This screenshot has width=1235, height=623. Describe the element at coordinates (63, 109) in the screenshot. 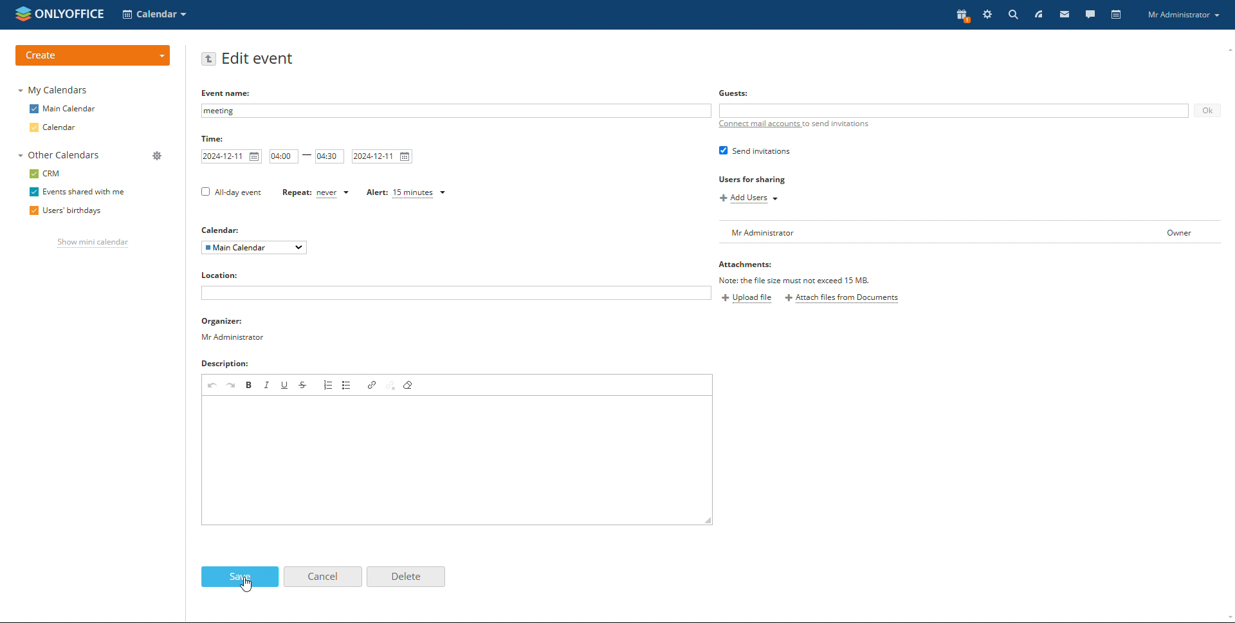

I see `main calendar` at that location.